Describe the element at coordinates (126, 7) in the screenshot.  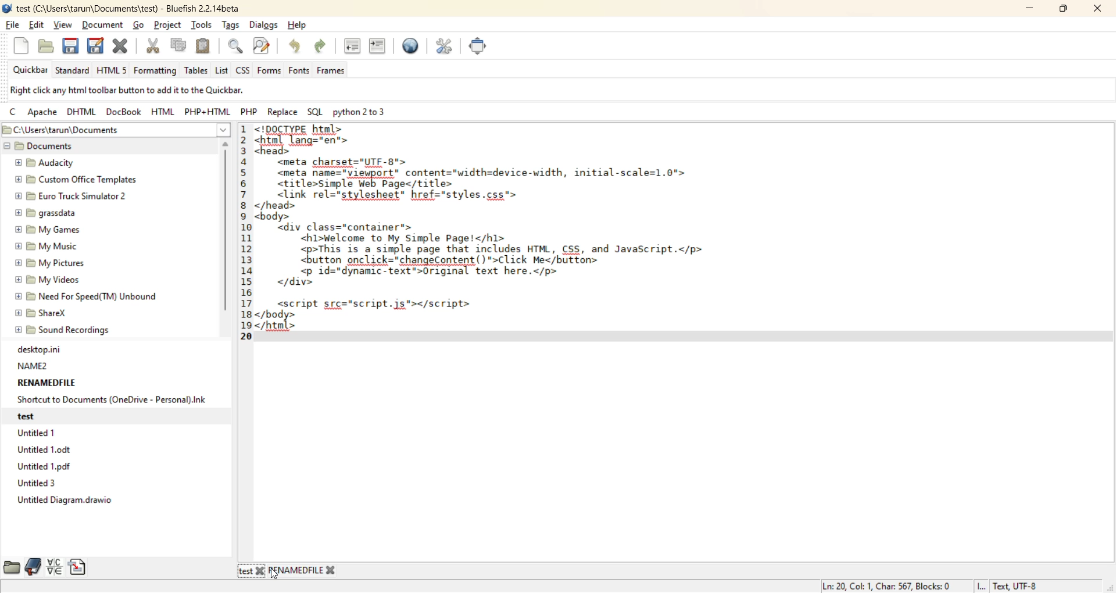
I see `file name and app name` at that location.